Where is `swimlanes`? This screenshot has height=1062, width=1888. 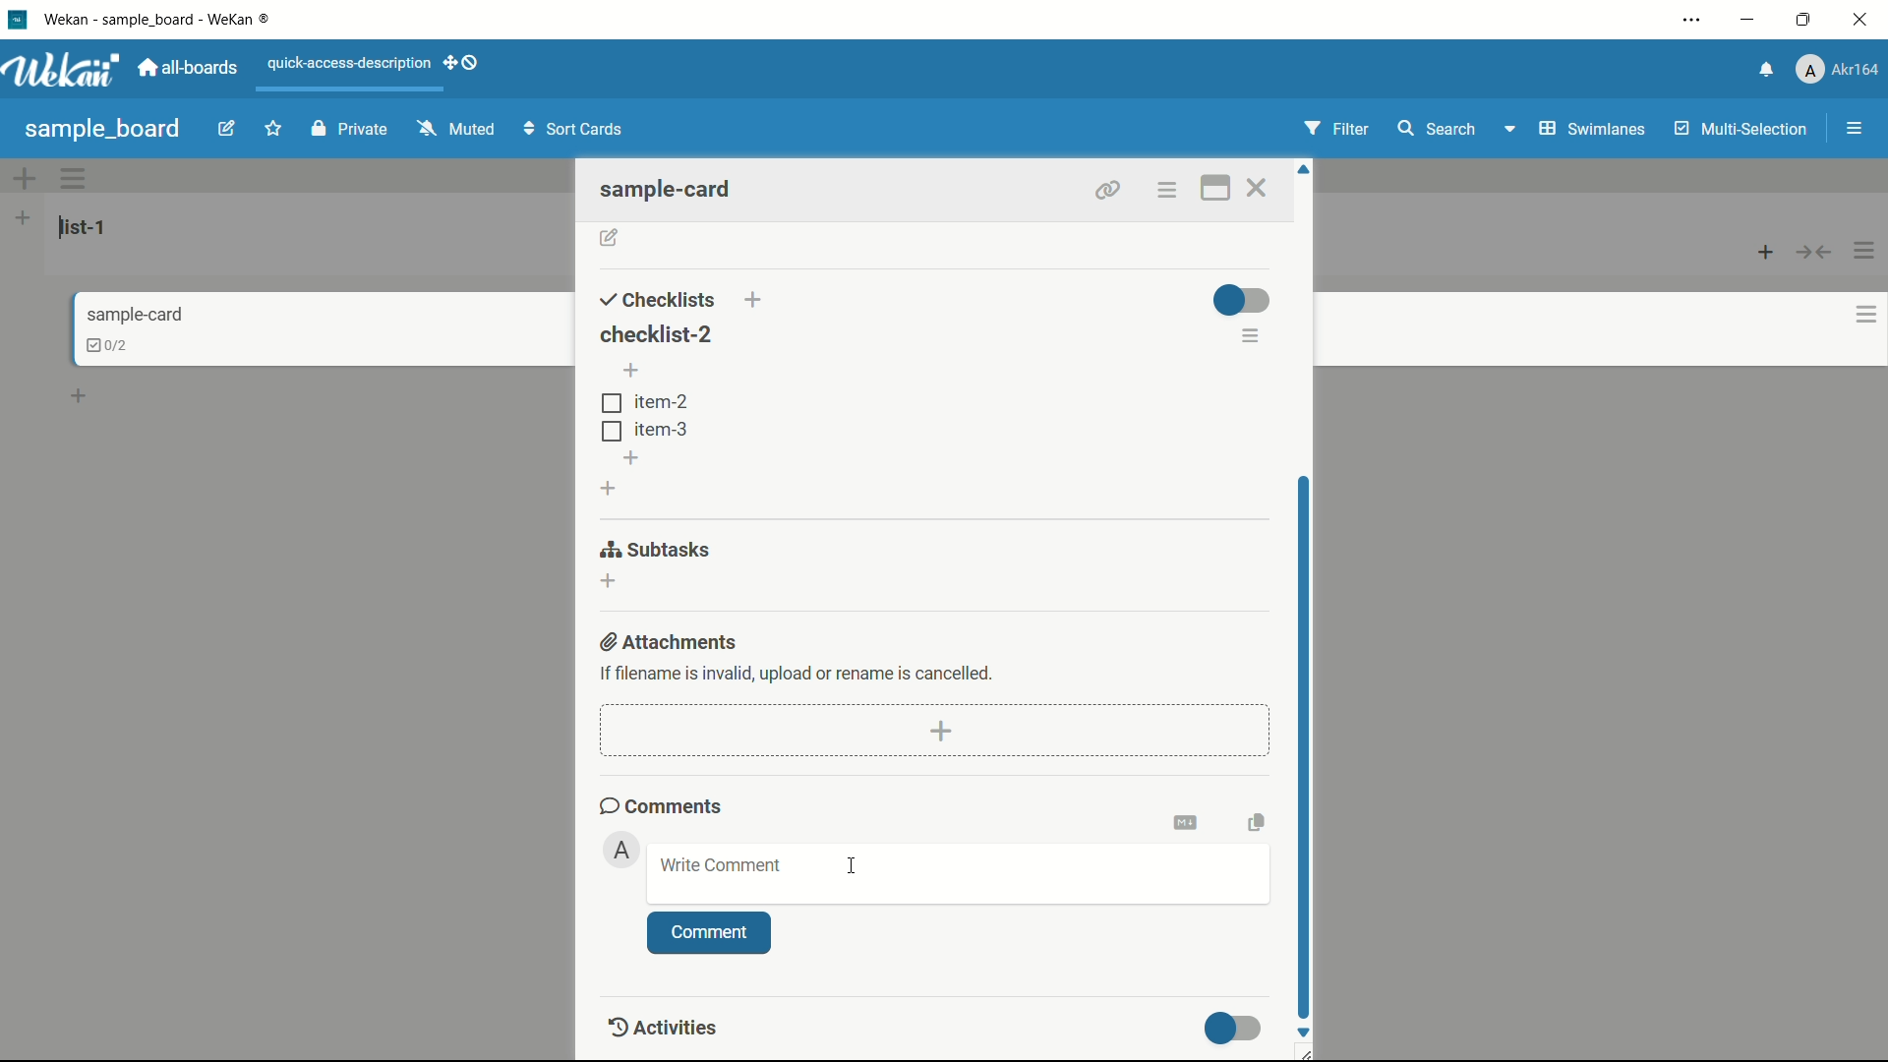
swimlanes is located at coordinates (1591, 128).